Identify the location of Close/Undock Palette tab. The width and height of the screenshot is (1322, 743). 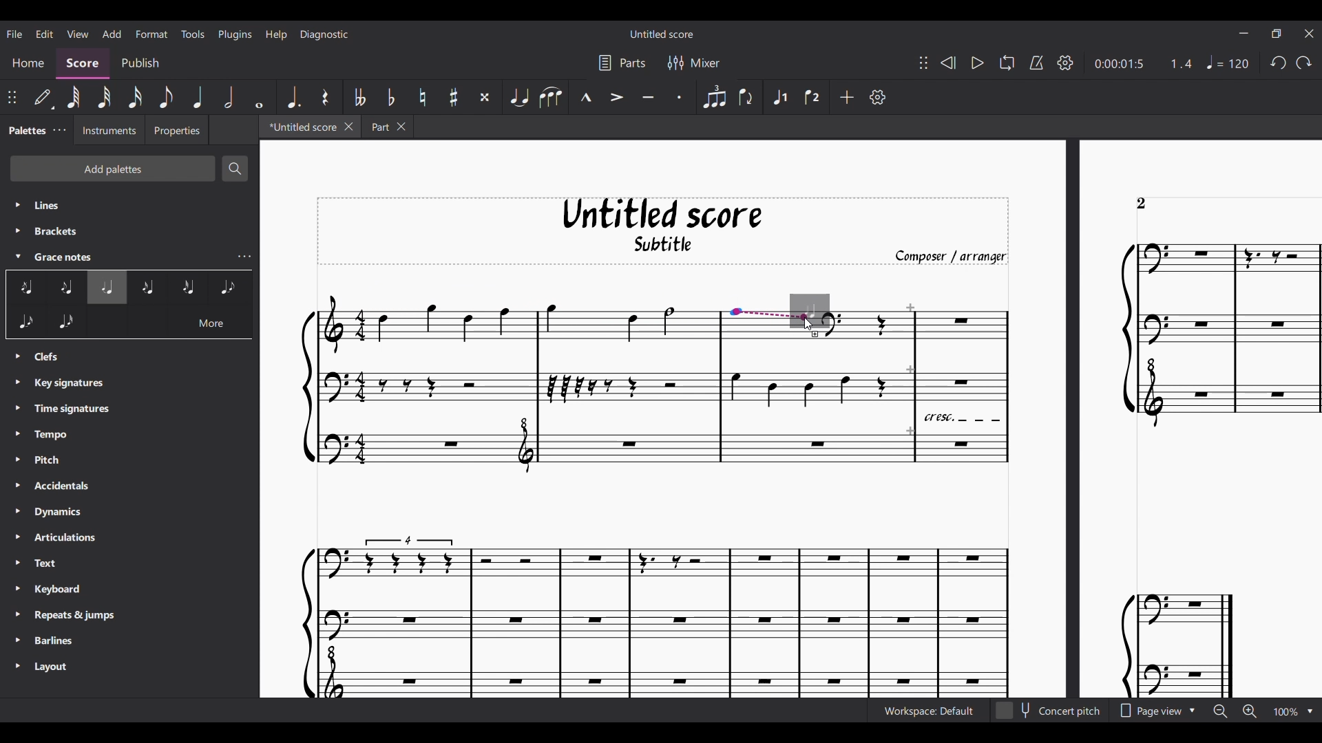
(59, 130).